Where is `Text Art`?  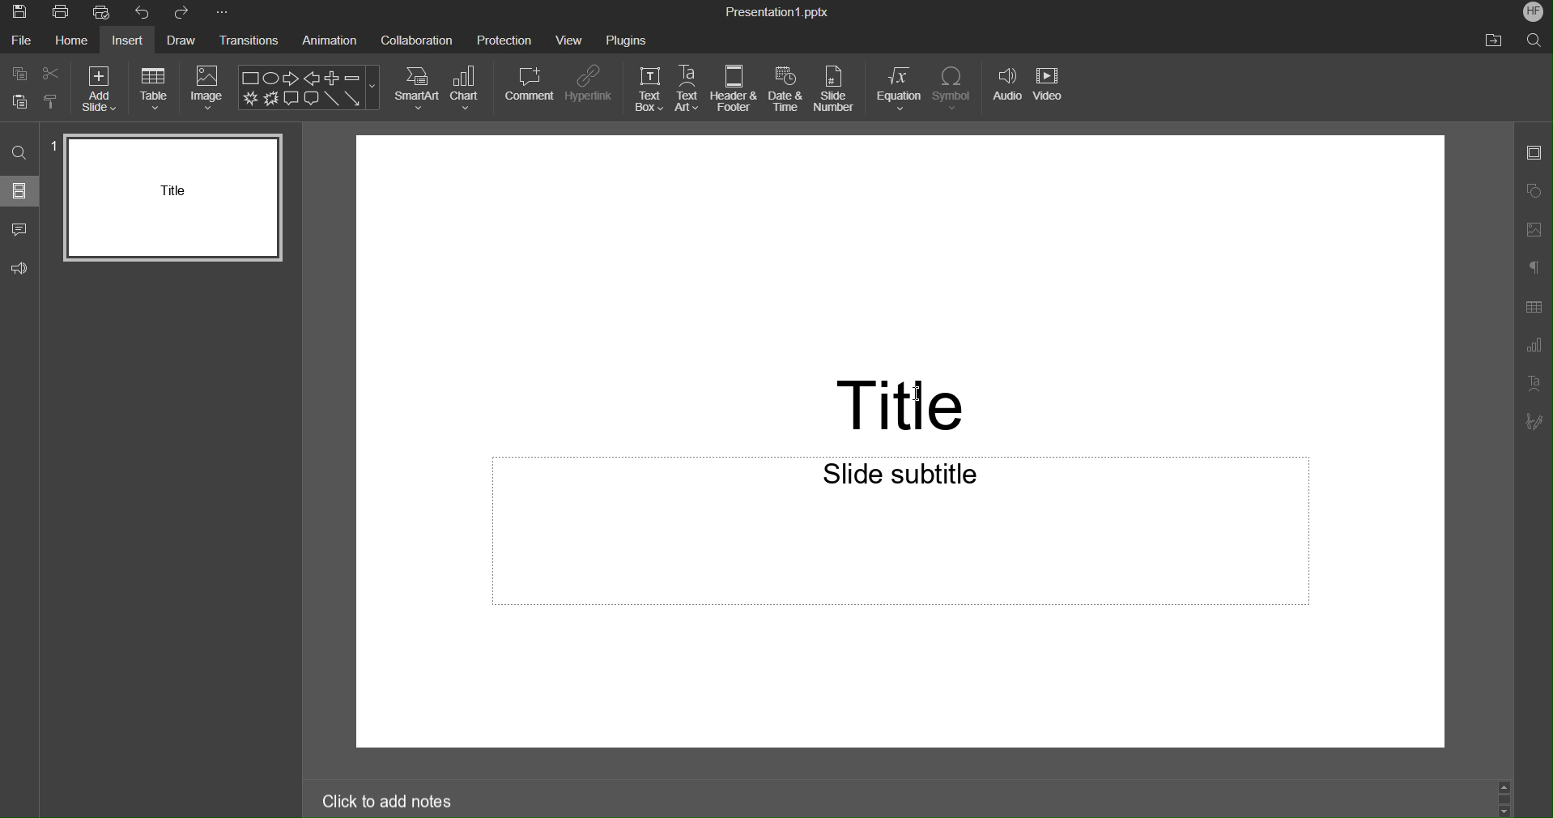
Text Art is located at coordinates (1533, 383).